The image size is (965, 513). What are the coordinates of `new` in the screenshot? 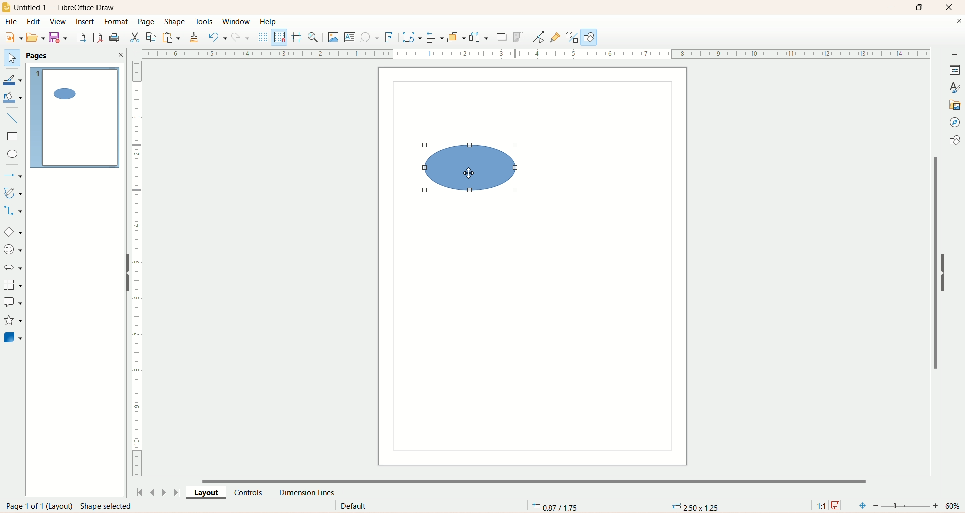 It's located at (15, 38).